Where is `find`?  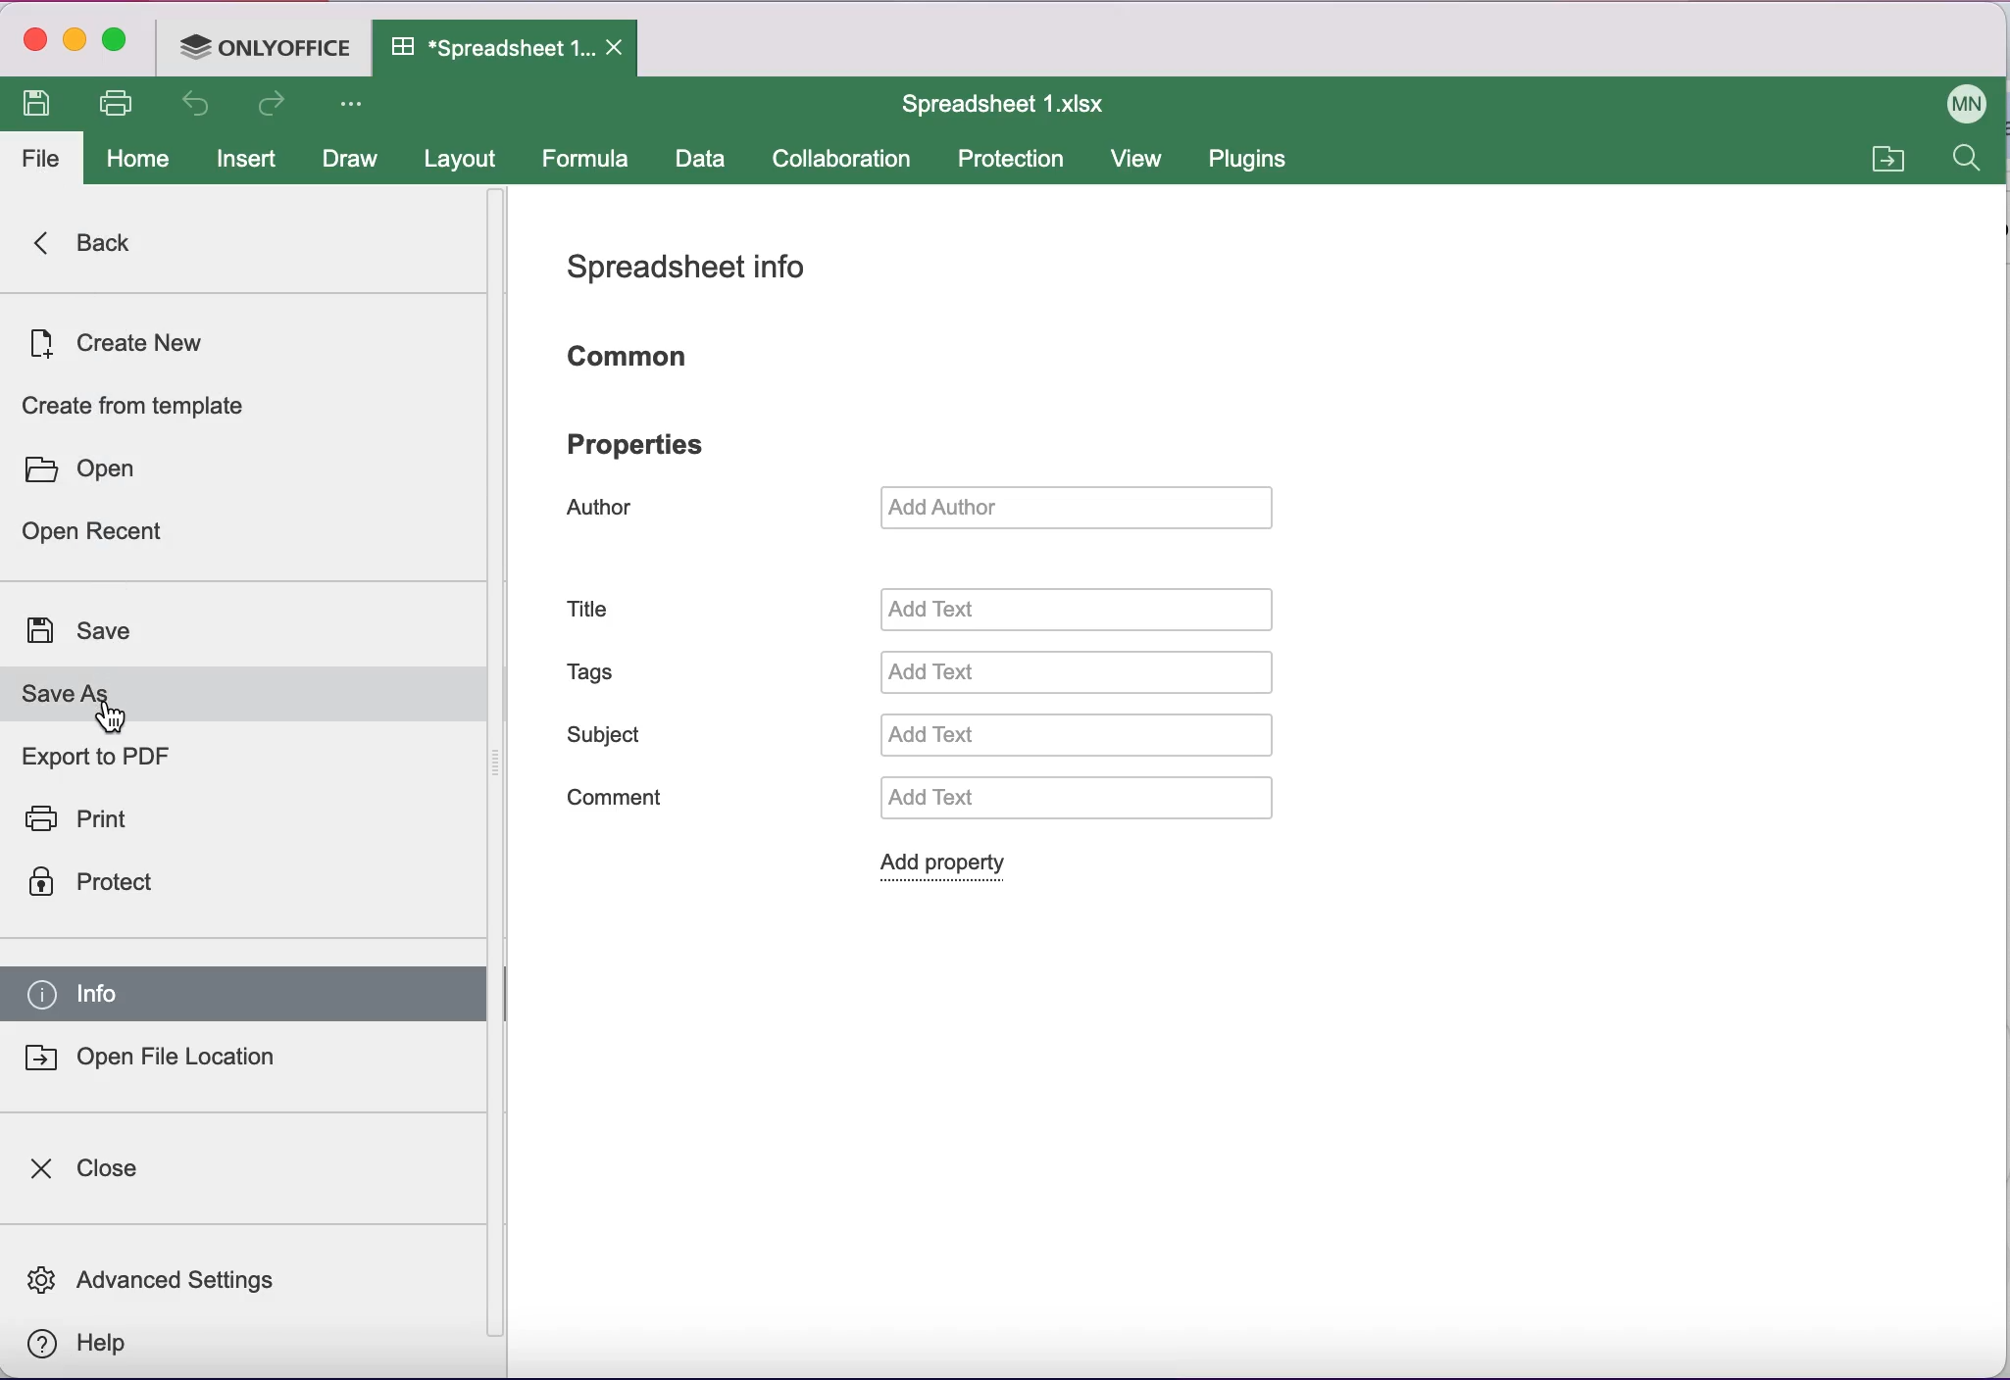
find is located at coordinates (1971, 165).